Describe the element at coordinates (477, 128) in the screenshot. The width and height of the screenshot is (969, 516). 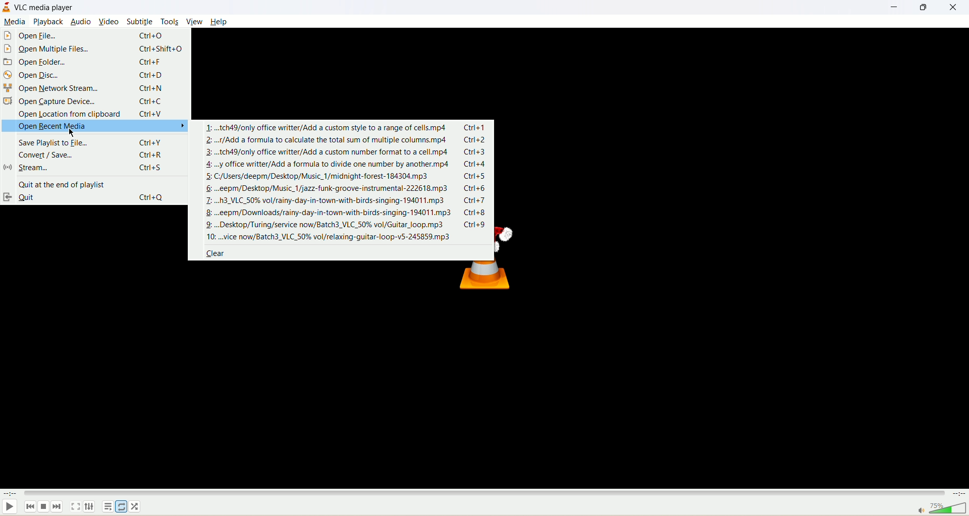
I see `ctrl+1` at that location.